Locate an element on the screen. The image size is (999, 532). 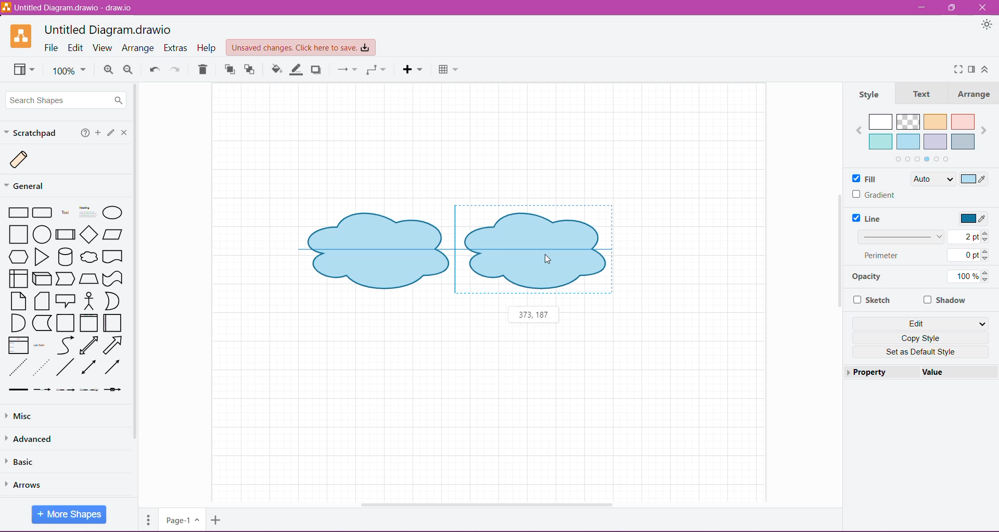
File is located at coordinates (50, 47).